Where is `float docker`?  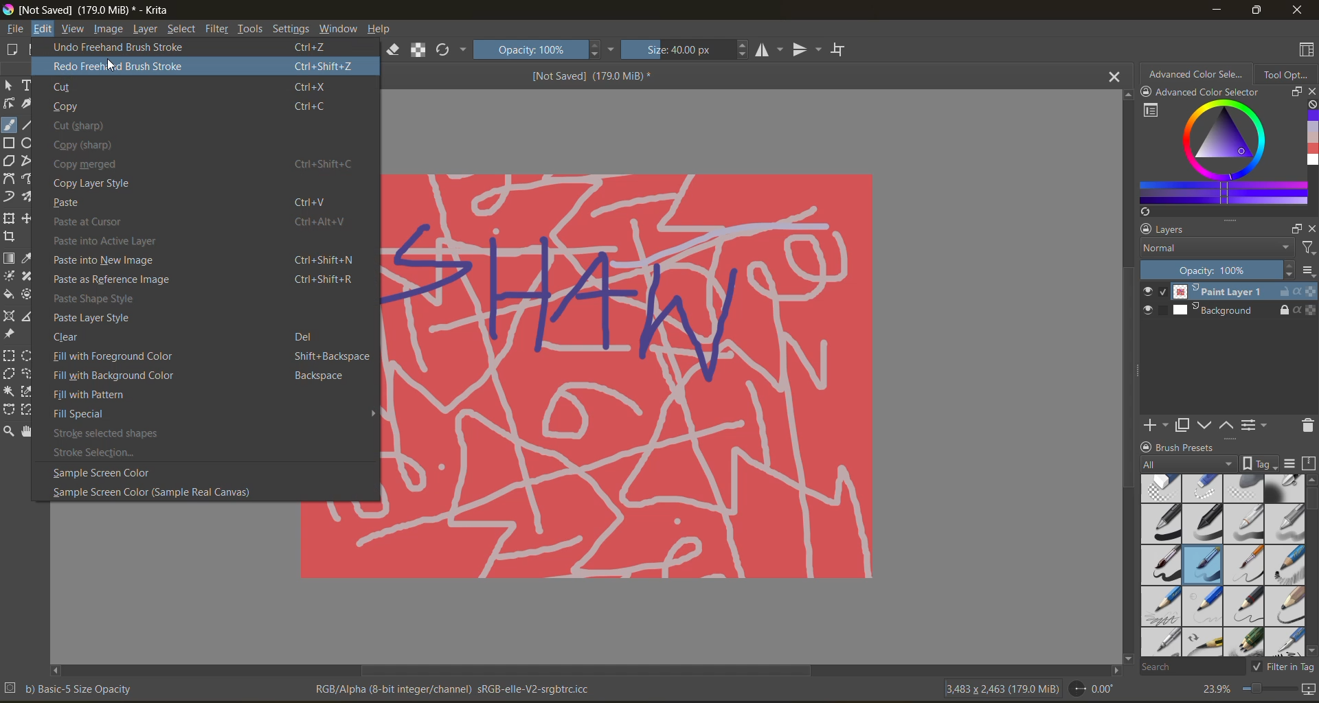 float docker is located at coordinates (1294, 92).